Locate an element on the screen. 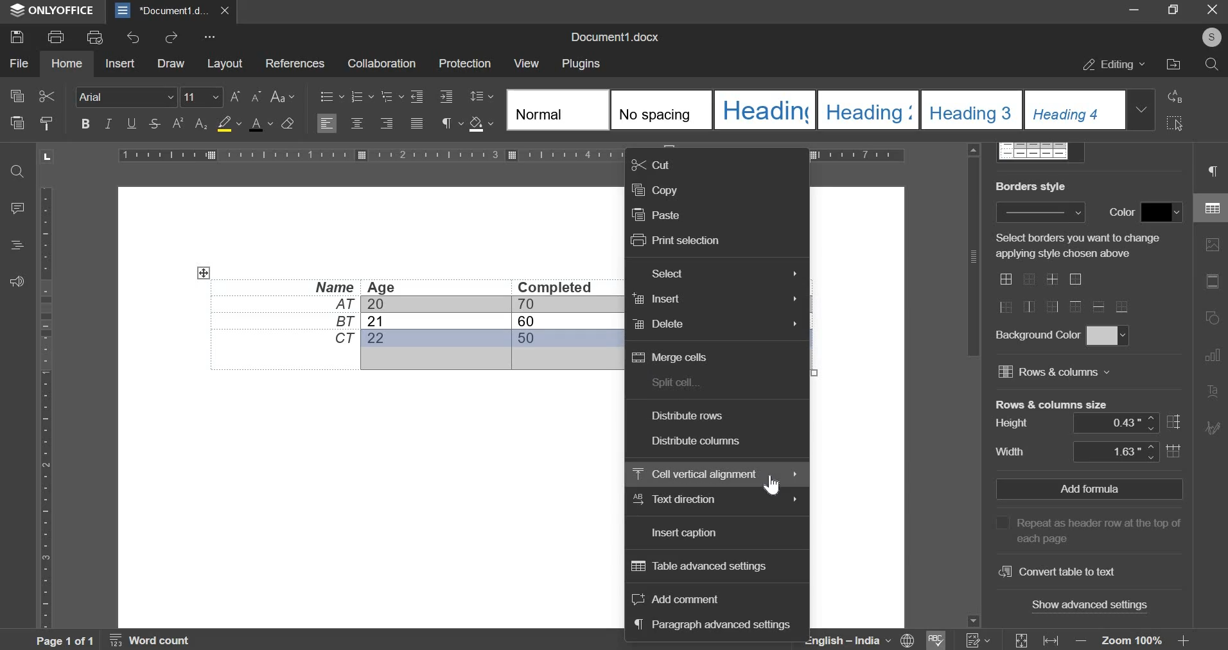 The height and width of the screenshot is (650, 1228). insert is located at coordinates (118, 64).